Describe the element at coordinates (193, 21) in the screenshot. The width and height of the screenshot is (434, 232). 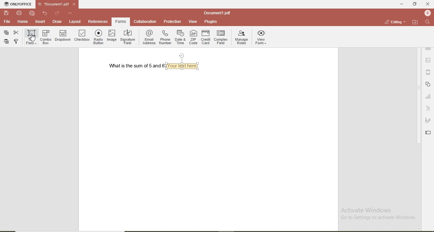
I see `view` at that location.